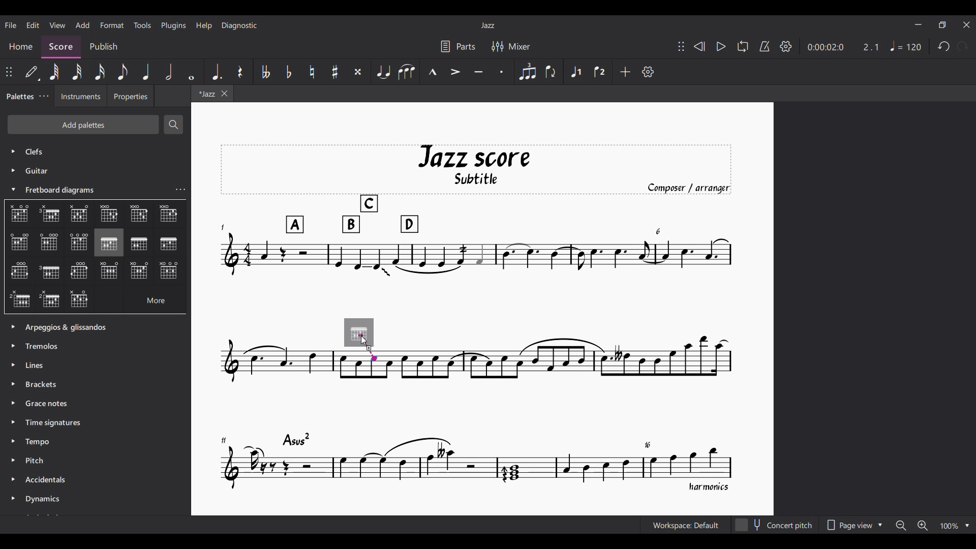  What do you see at coordinates (9, 72) in the screenshot?
I see `Change position` at bounding box center [9, 72].